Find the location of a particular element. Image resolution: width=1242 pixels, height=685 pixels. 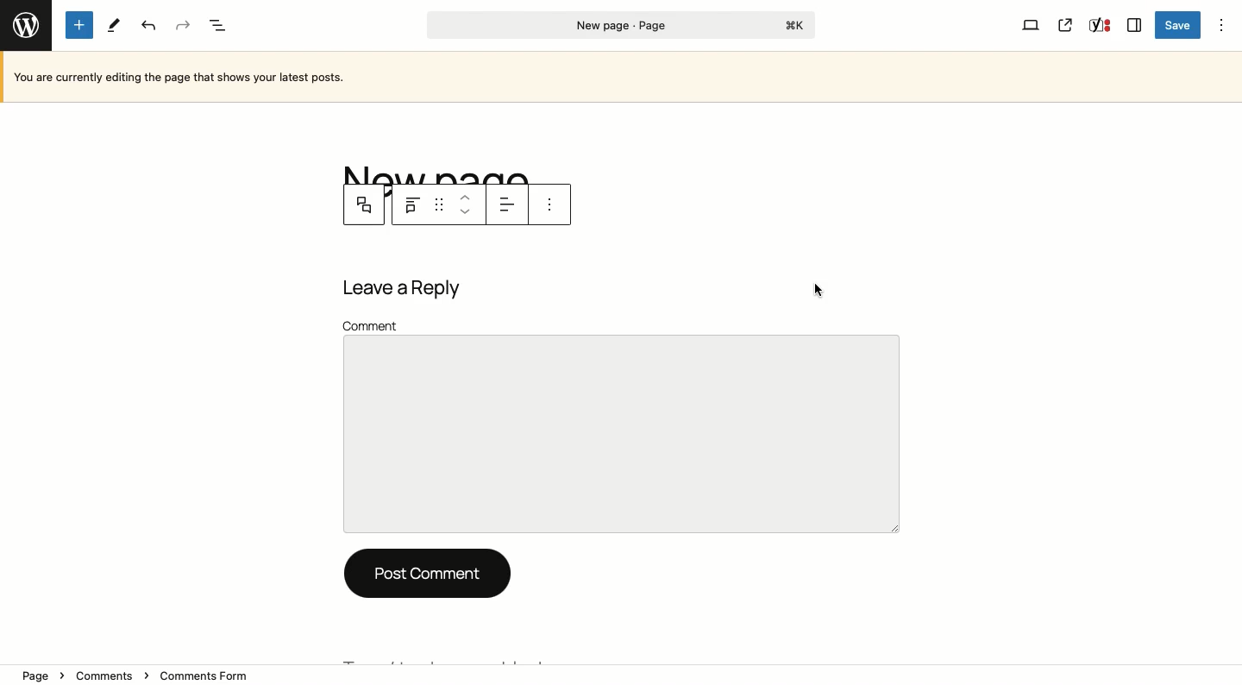

Save is located at coordinates (1177, 25).